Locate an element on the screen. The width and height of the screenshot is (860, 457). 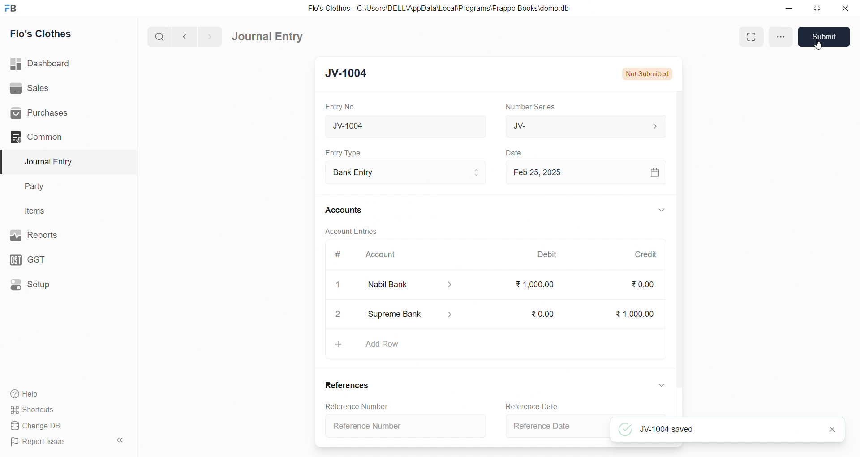
minimize is located at coordinates (790, 8).